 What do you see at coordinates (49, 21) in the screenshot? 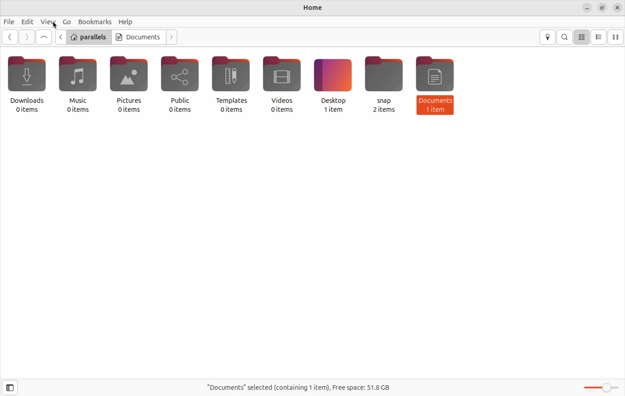
I see `View` at bounding box center [49, 21].